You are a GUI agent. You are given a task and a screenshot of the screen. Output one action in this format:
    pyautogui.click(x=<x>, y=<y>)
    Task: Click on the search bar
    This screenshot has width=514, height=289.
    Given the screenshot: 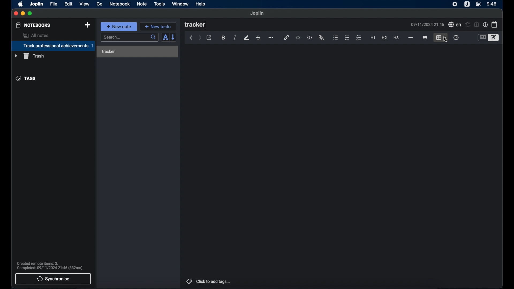 What is the action you would take?
    pyautogui.click(x=129, y=37)
    